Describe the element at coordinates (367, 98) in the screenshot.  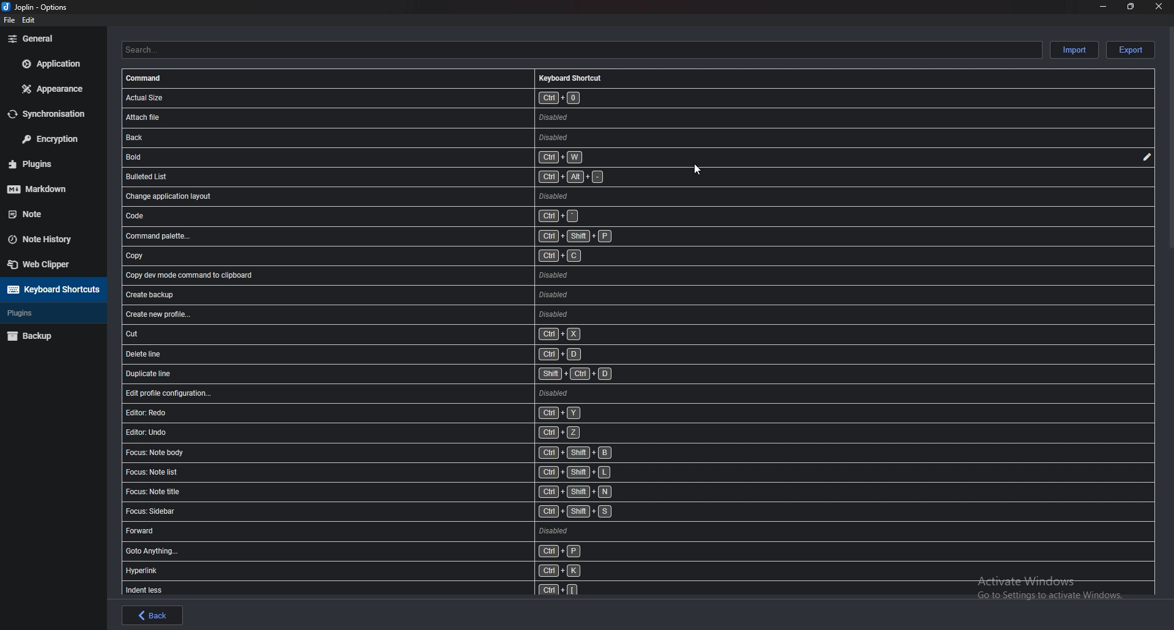
I see `shortcut` at that location.